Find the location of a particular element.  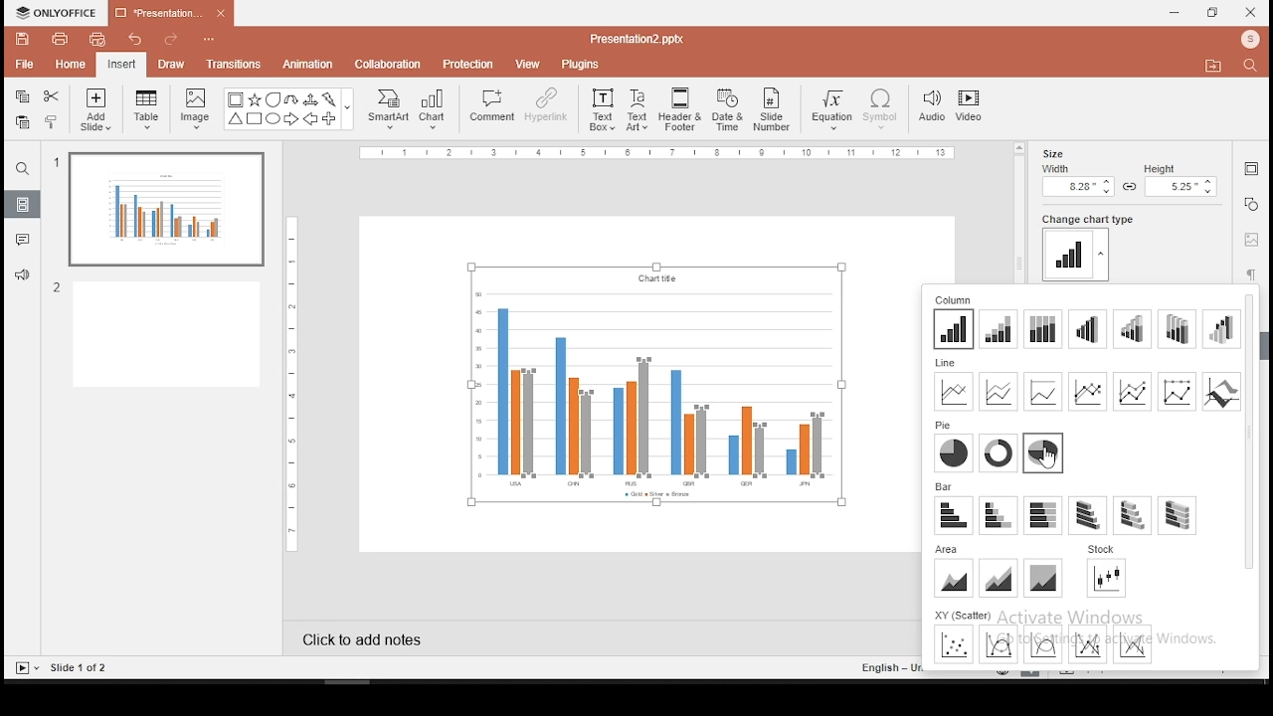

line 6 is located at coordinates (1180, 391).